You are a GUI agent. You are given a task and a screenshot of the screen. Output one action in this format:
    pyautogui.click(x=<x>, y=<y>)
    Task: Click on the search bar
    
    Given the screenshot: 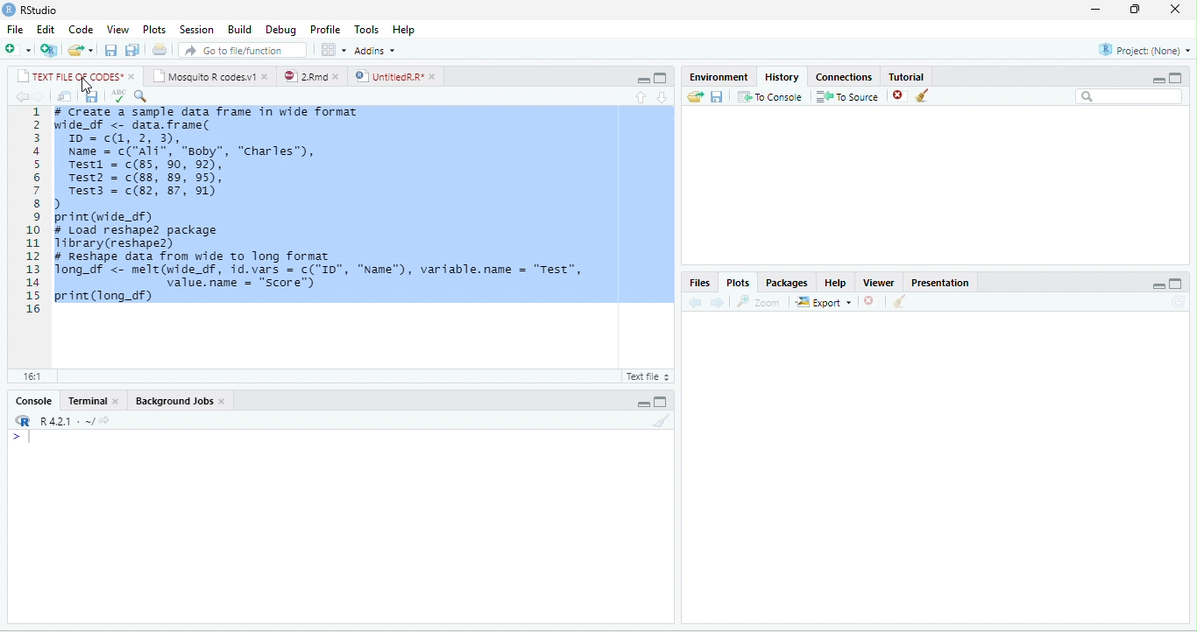 What is the action you would take?
    pyautogui.click(x=1130, y=96)
    